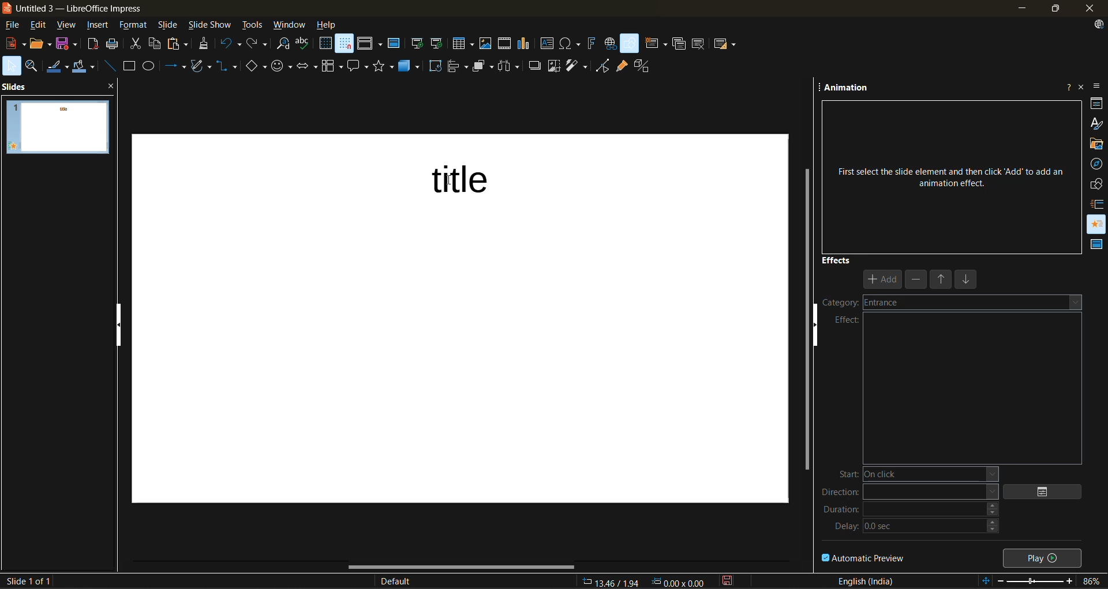 This screenshot has height=589, width=1108. What do you see at coordinates (645, 67) in the screenshot?
I see `toggle extrusion` at bounding box center [645, 67].